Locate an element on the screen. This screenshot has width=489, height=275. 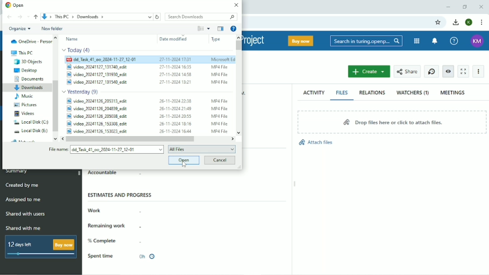
Share is located at coordinates (407, 71).